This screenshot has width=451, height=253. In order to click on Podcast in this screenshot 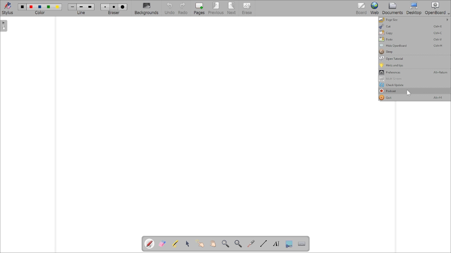, I will do `click(409, 91)`.